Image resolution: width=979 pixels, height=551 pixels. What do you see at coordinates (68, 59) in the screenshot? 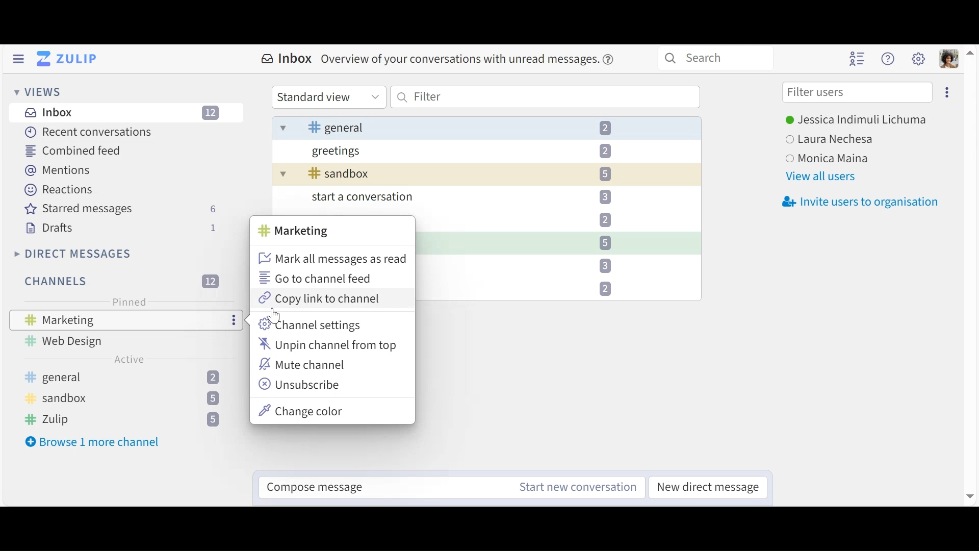
I see `Go to Home View (inbox)` at bounding box center [68, 59].